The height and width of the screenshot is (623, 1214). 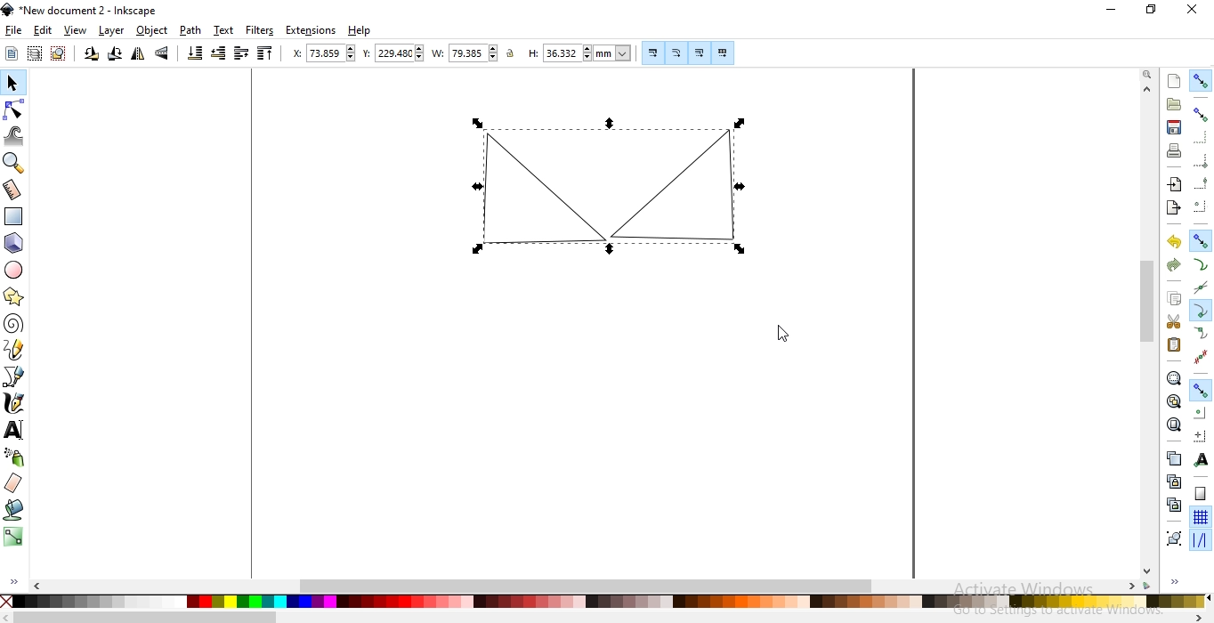 What do you see at coordinates (14, 403) in the screenshot?
I see `draw calligraphic or brush strokes` at bounding box center [14, 403].